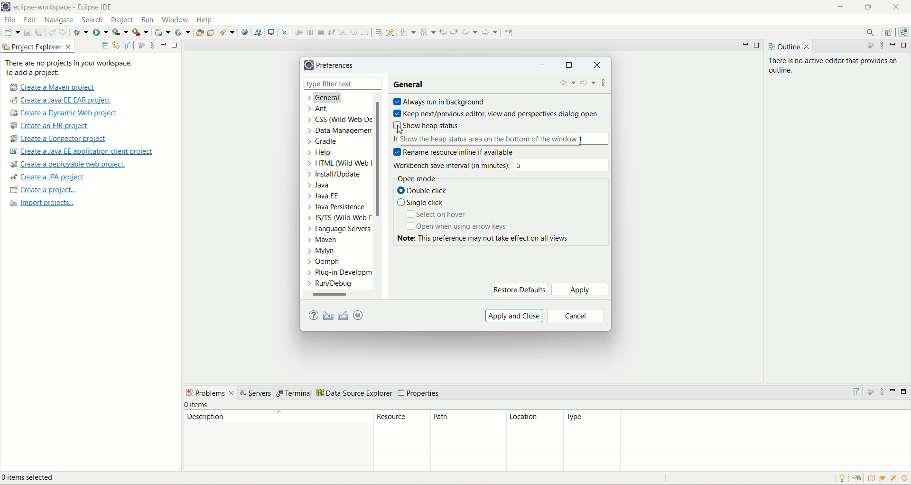  What do you see at coordinates (870, 391) in the screenshot?
I see `focus on active task` at bounding box center [870, 391].